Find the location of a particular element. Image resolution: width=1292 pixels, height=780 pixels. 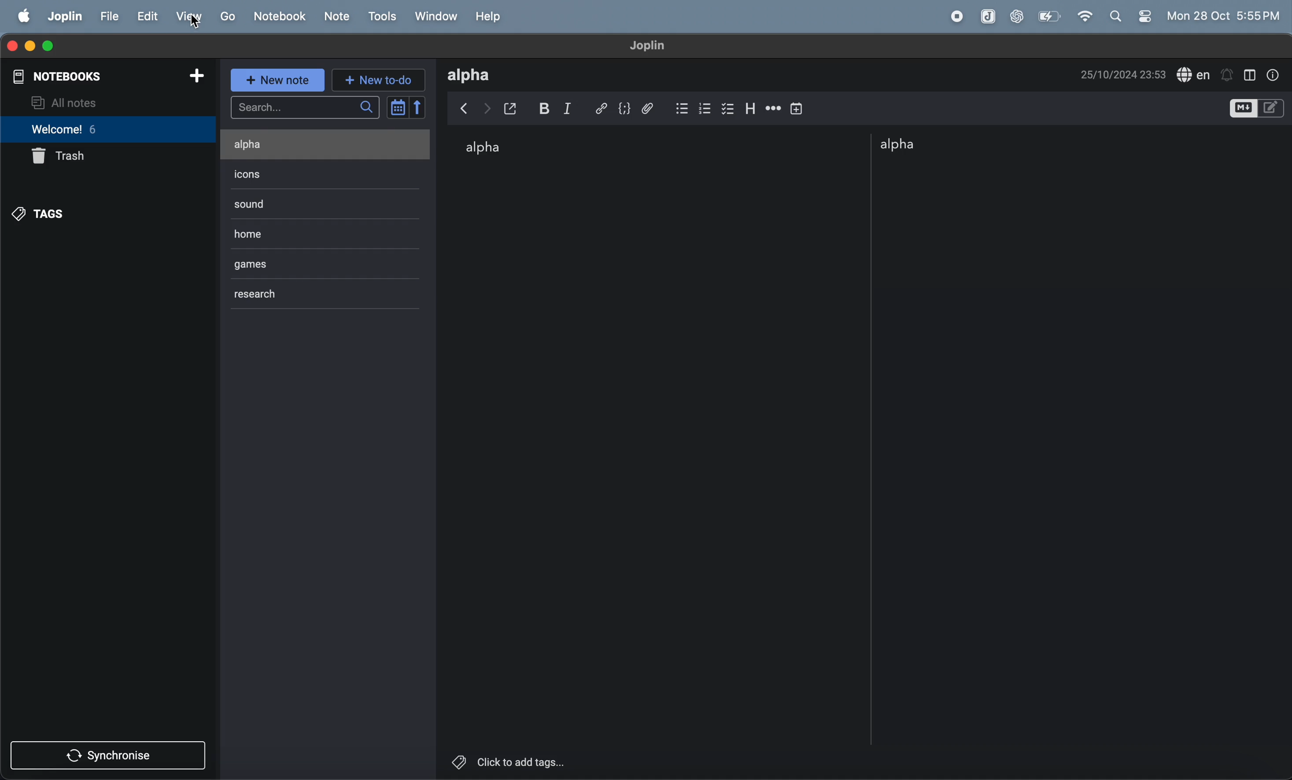

attach file is located at coordinates (653, 107).